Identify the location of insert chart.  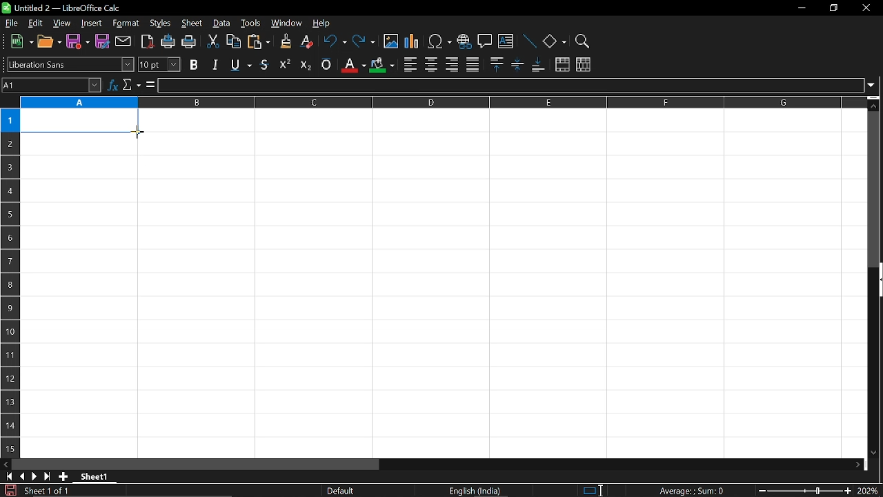
(413, 42).